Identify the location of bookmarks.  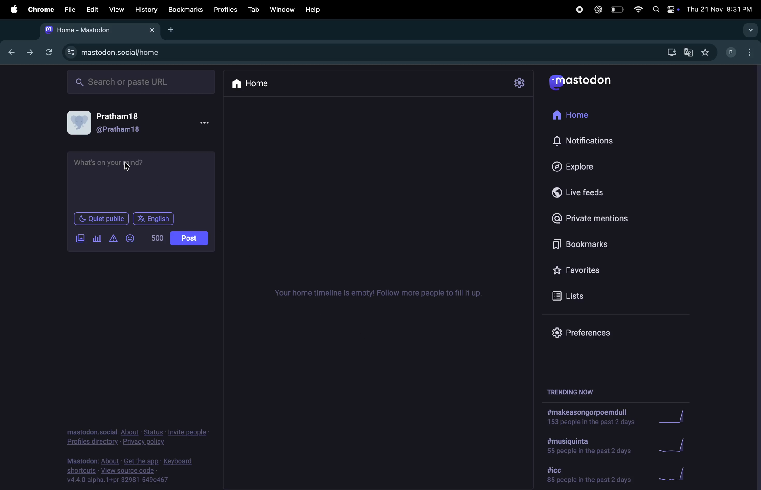
(580, 244).